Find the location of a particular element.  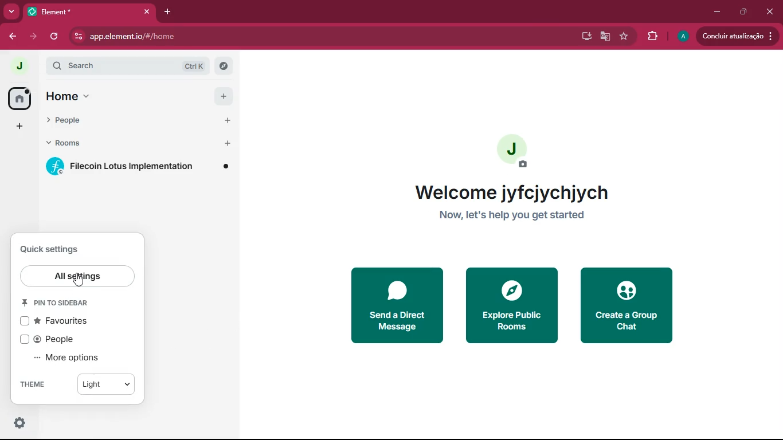

home is located at coordinates (15, 100).